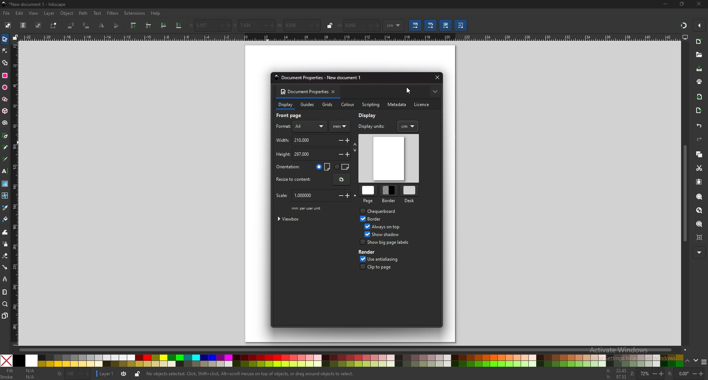  I want to click on Checkbox, so click(361, 218).